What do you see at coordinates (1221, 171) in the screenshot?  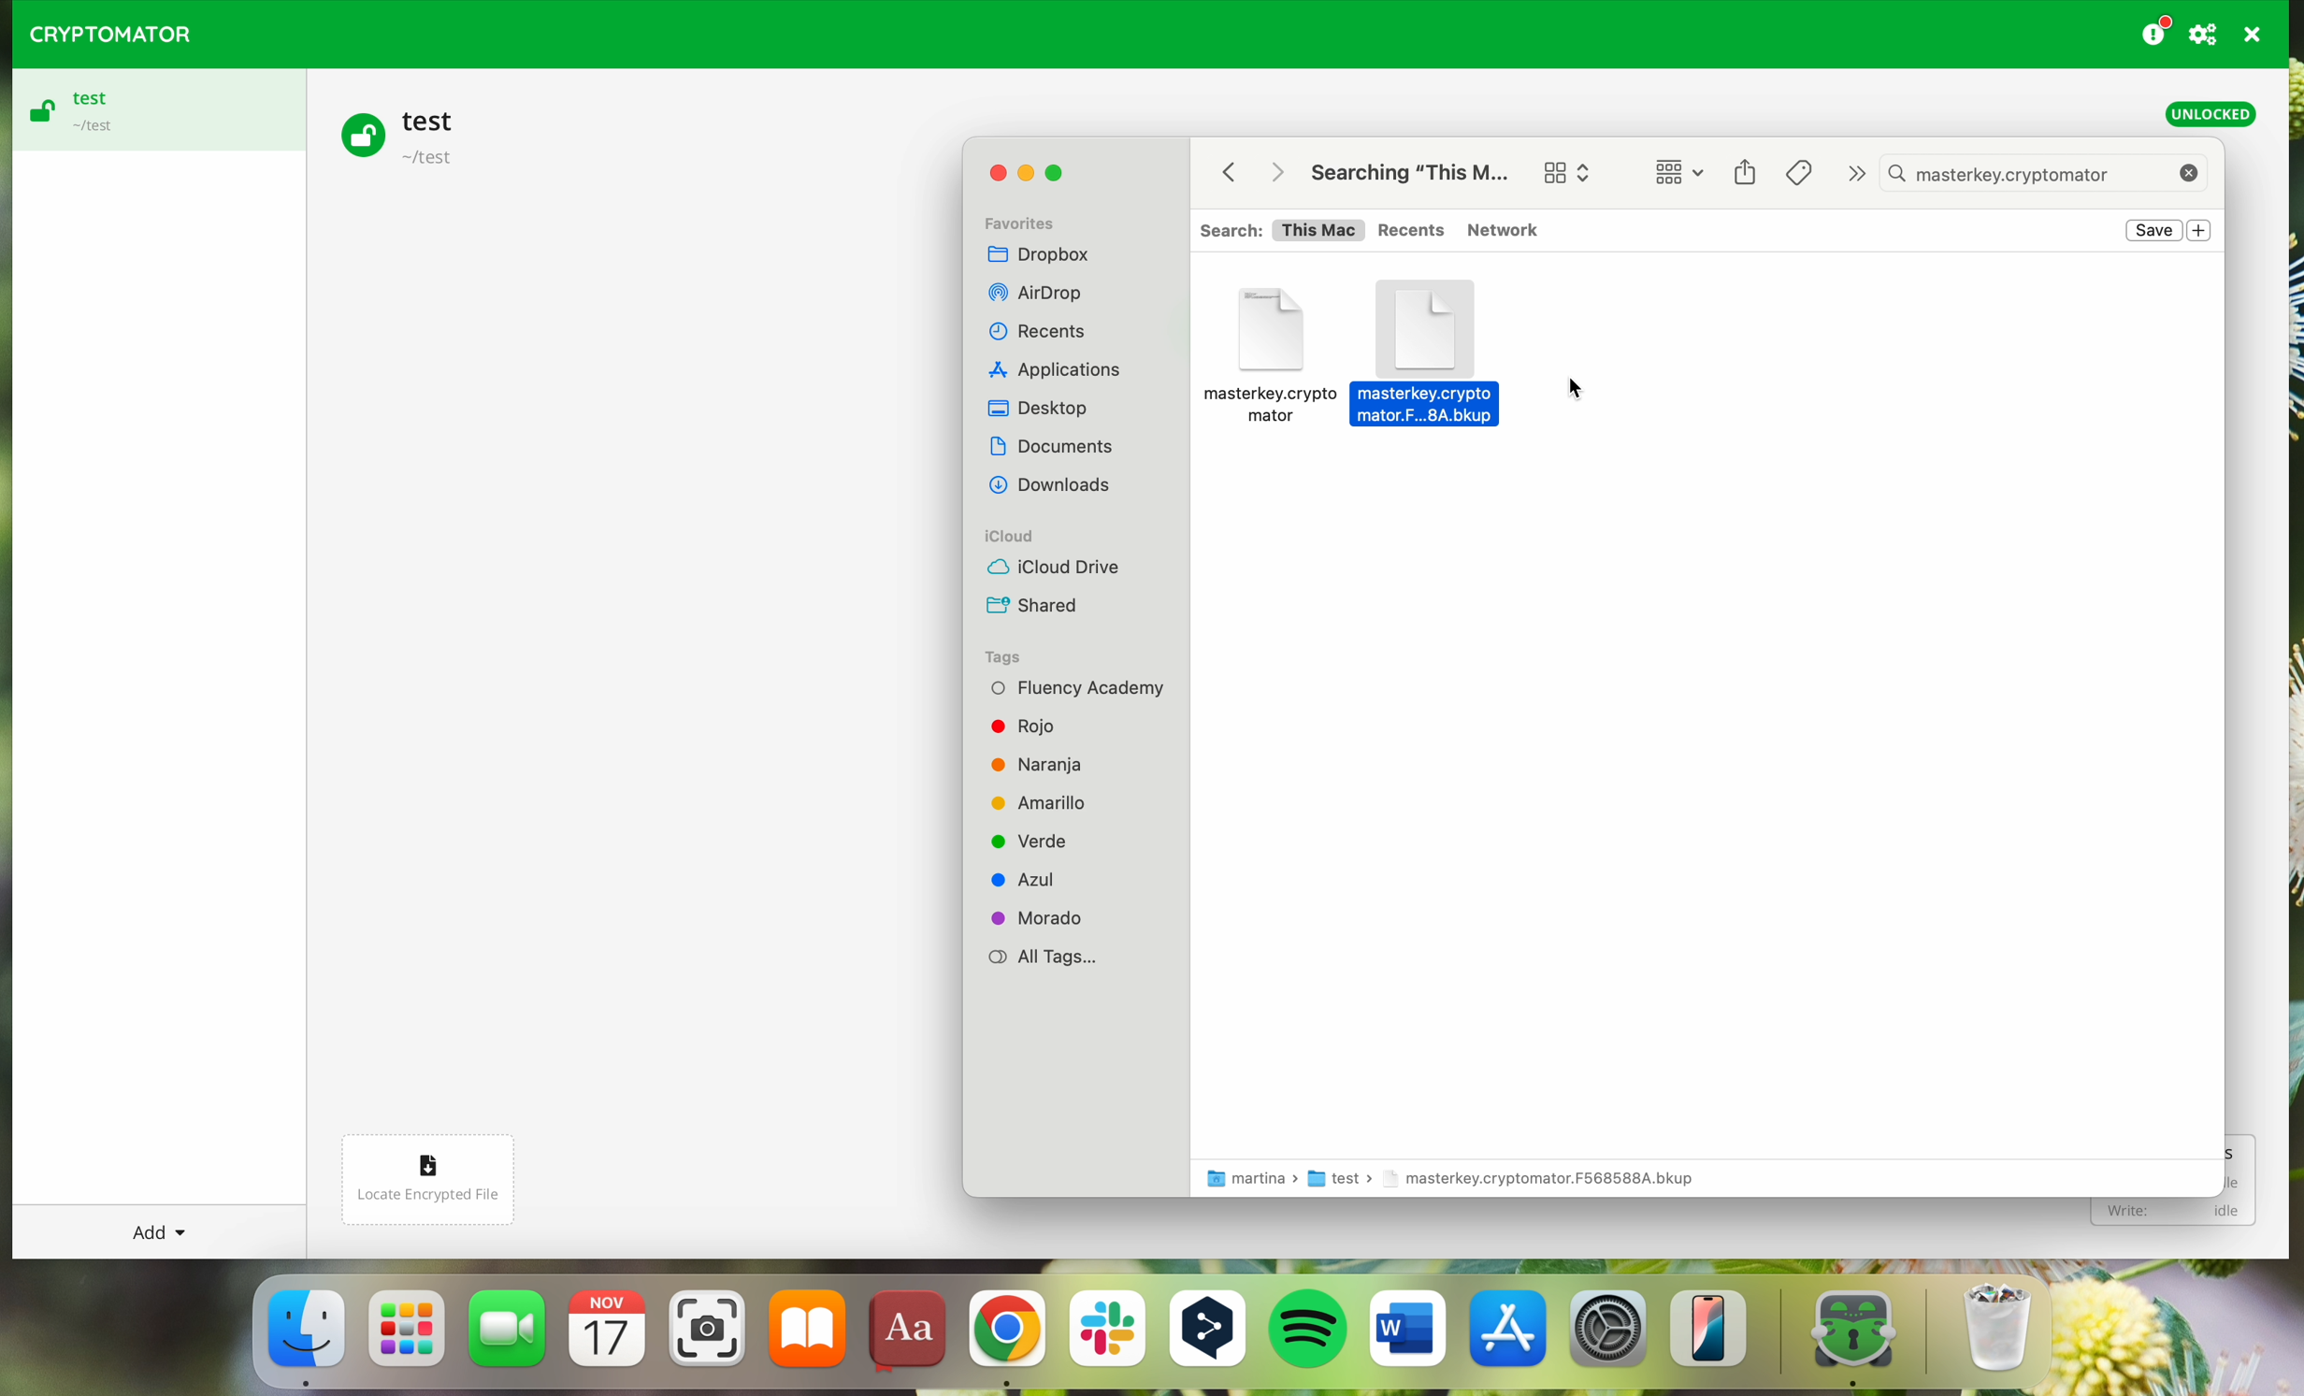 I see `back` at bounding box center [1221, 171].